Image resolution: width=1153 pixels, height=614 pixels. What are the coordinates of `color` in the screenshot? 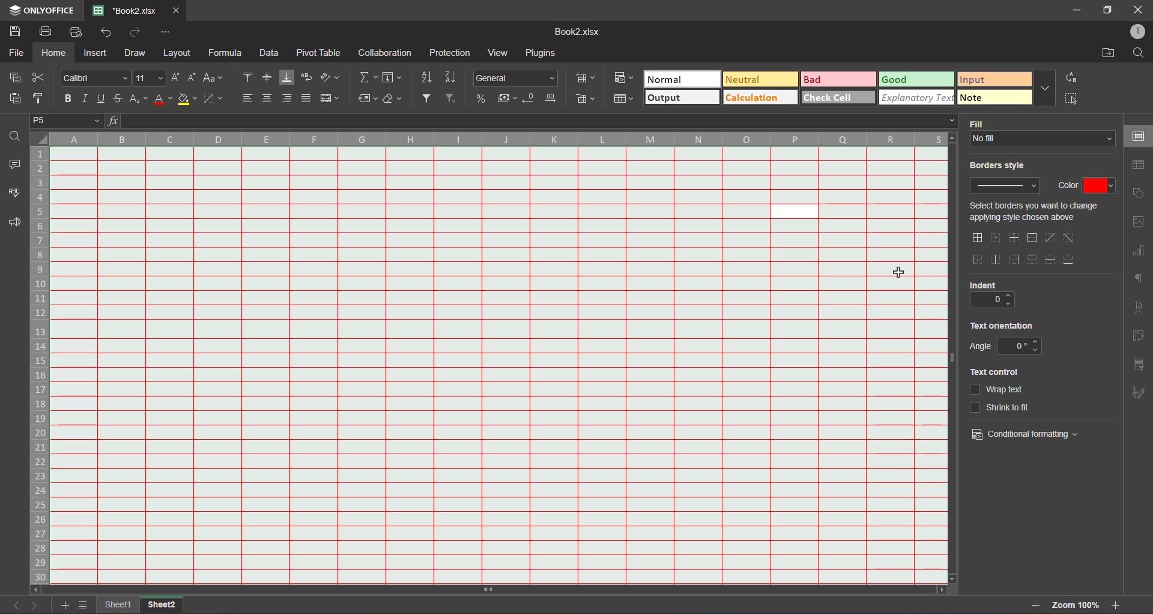 It's located at (1086, 186).